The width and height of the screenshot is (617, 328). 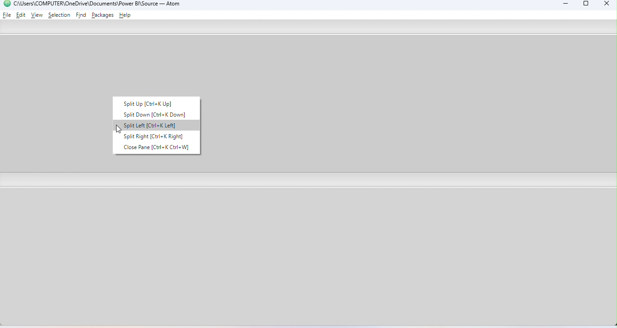 What do you see at coordinates (149, 113) in the screenshot?
I see `Split down` at bounding box center [149, 113].